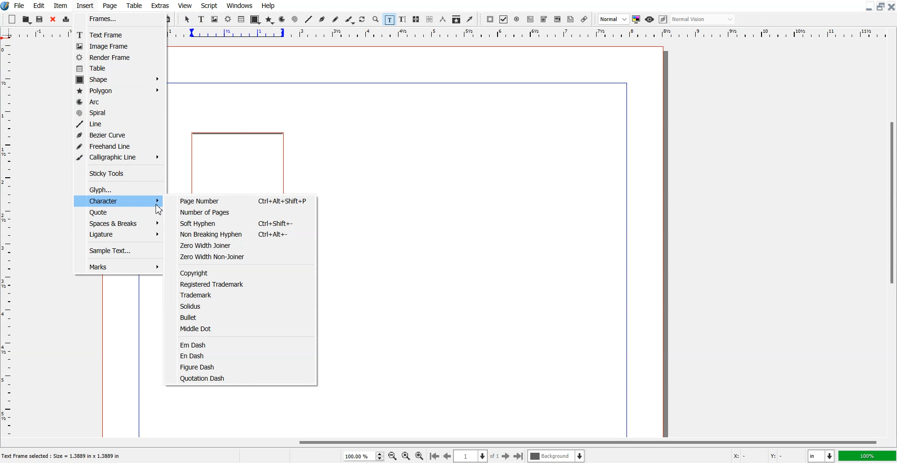  What do you see at coordinates (119, 113) in the screenshot?
I see `Spiral` at bounding box center [119, 113].